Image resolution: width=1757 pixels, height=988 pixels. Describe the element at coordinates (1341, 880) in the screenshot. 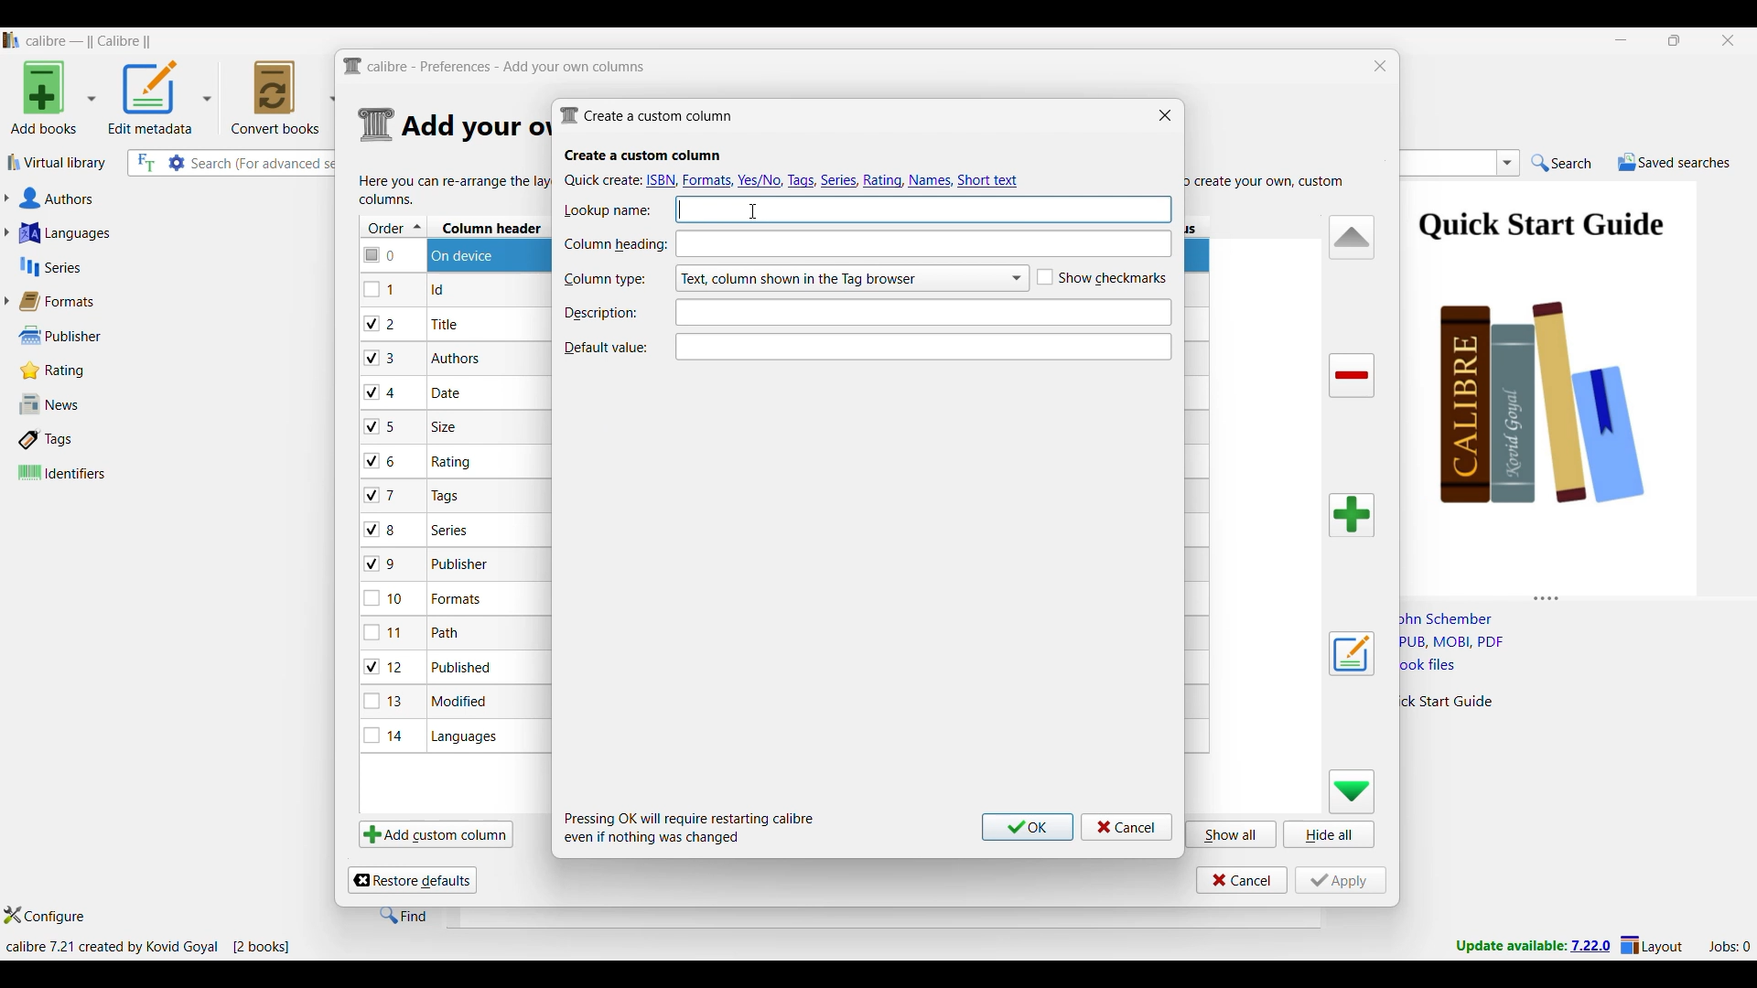

I see `Apply` at that location.